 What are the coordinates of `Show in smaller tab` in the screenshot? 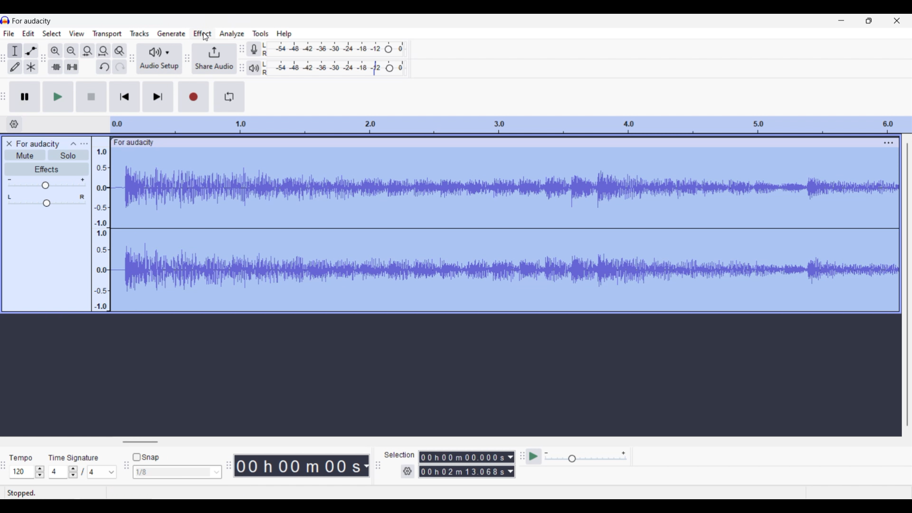 It's located at (869, 21).